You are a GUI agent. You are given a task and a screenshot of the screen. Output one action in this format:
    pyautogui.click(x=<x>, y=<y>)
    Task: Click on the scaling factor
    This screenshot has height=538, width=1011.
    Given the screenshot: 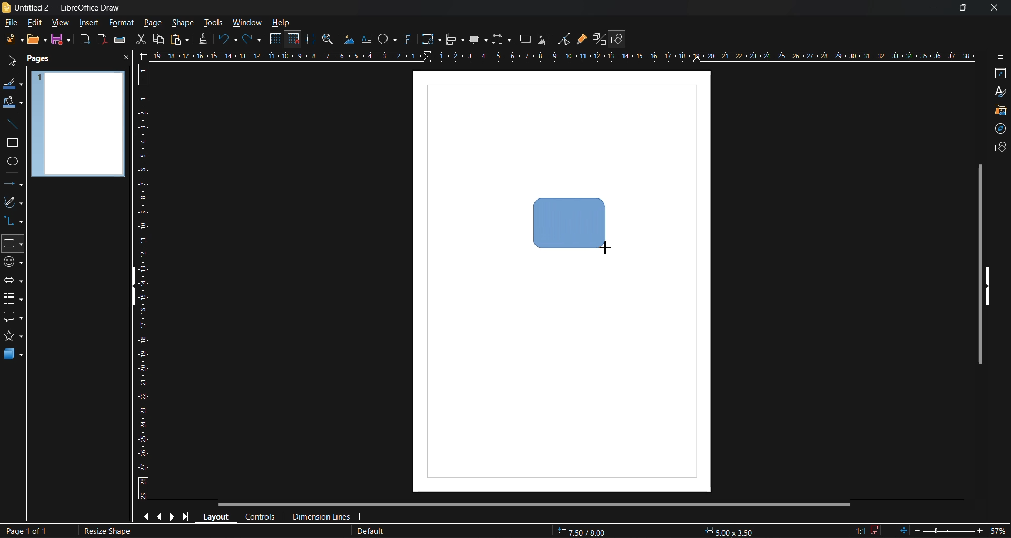 What is the action you would take?
    pyautogui.click(x=861, y=531)
    